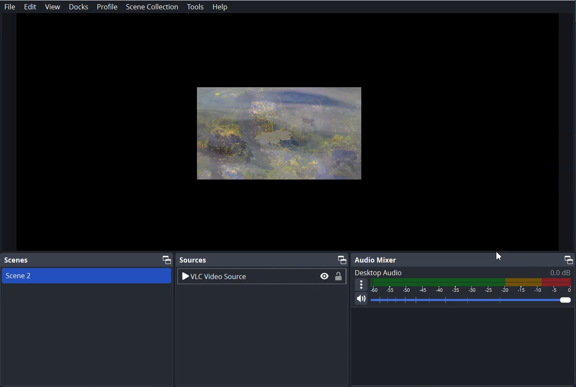 This screenshot has height=387, width=576. I want to click on more, so click(361, 285).